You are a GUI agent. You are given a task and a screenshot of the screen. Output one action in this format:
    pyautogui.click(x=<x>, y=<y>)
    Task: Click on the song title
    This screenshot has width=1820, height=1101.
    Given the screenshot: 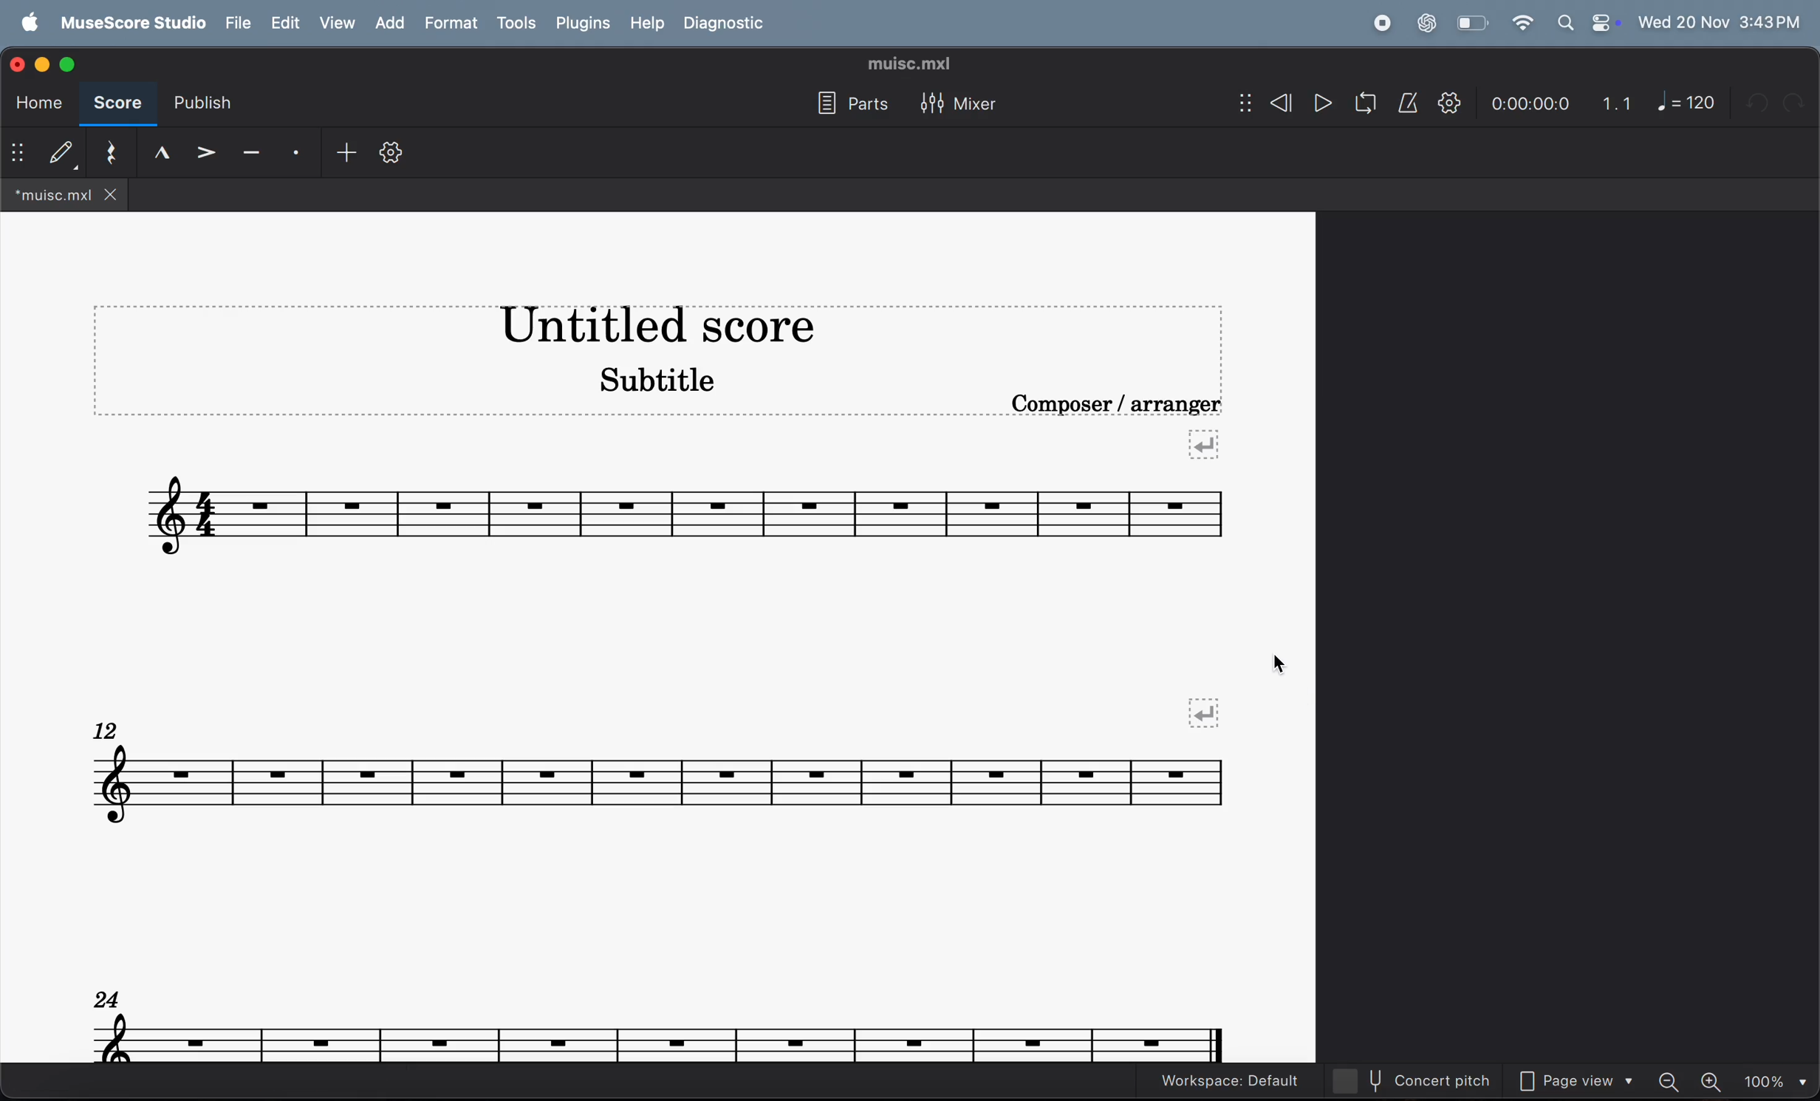 What is the action you would take?
    pyautogui.click(x=644, y=327)
    